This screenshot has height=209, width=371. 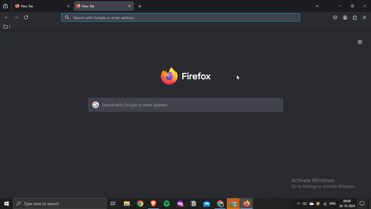 What do you see at coordinates (131, 6) in the screenshot?
I see `close tab` at bounding box center [131, 6].